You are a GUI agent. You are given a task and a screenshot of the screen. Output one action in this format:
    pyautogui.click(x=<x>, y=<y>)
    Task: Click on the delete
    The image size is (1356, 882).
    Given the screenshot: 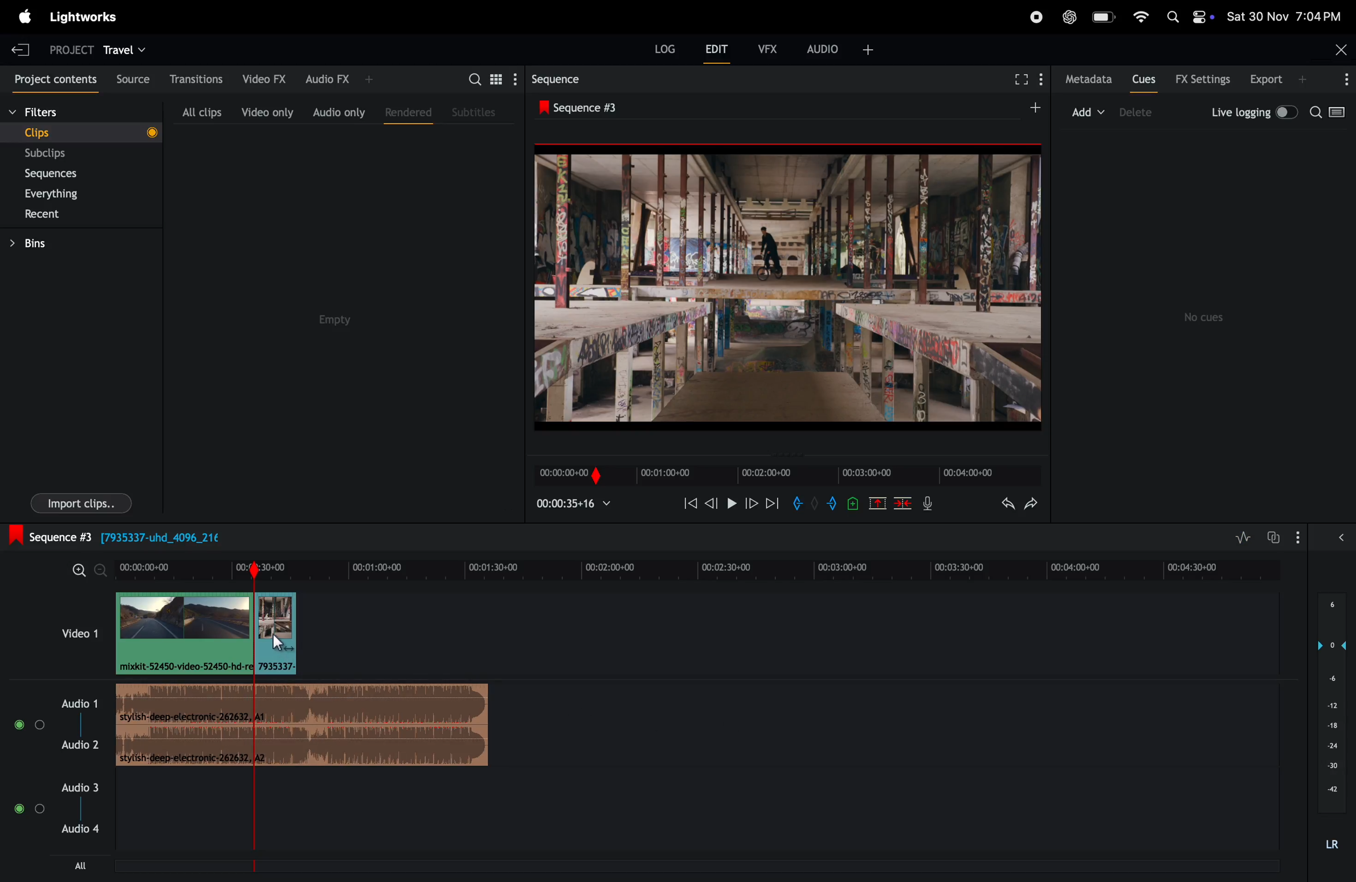 What is the action you would take?
    pyautogui.click(x=1141, y=113)
    